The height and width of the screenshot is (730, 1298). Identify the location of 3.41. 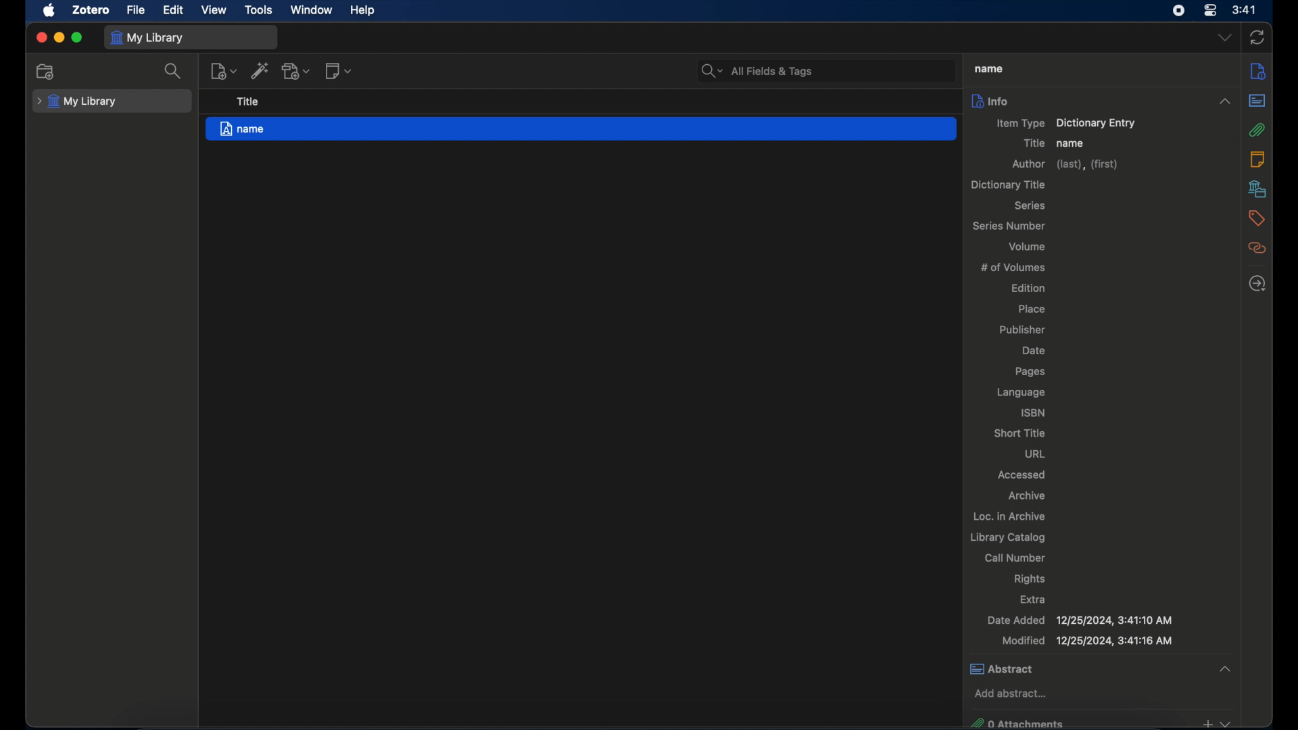
(1245, 11).